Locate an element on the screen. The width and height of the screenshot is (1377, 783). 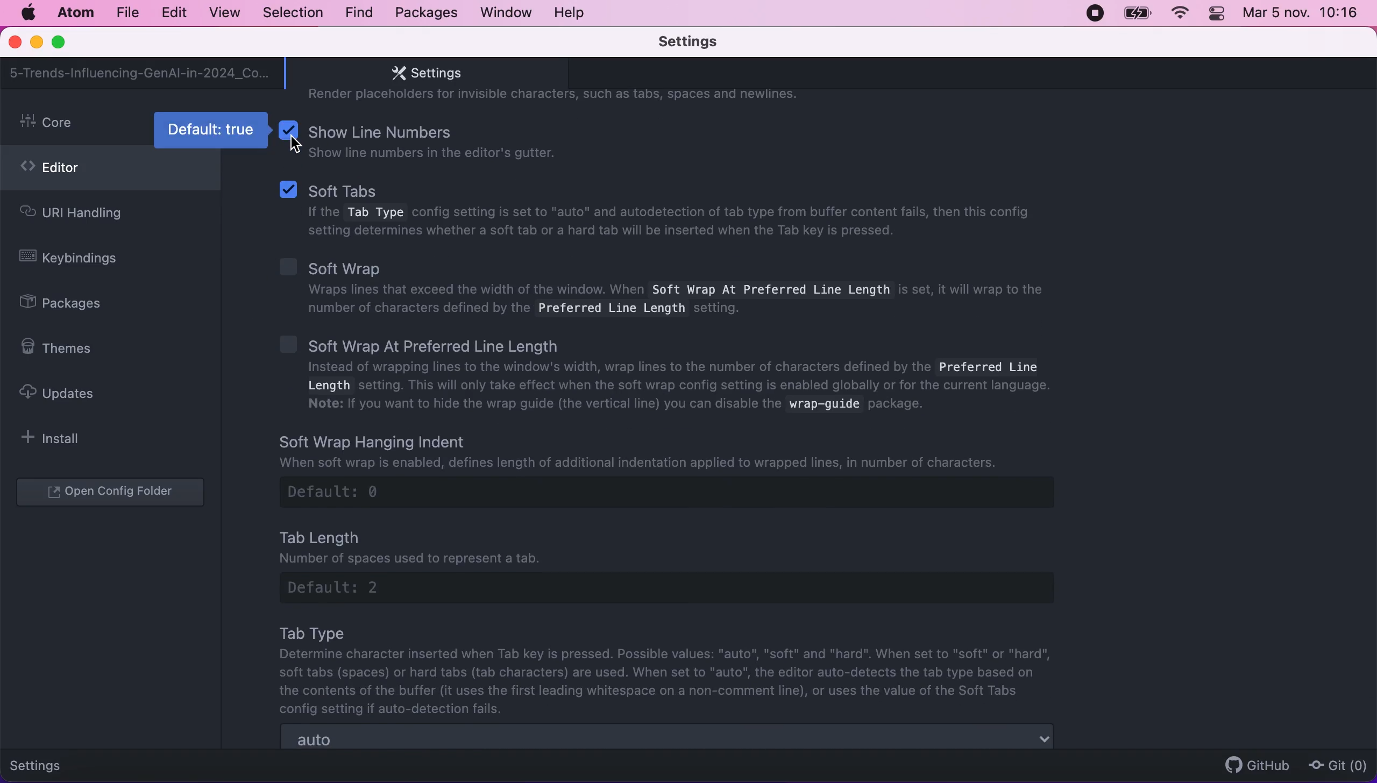
find is located at coordinates (359, 13).